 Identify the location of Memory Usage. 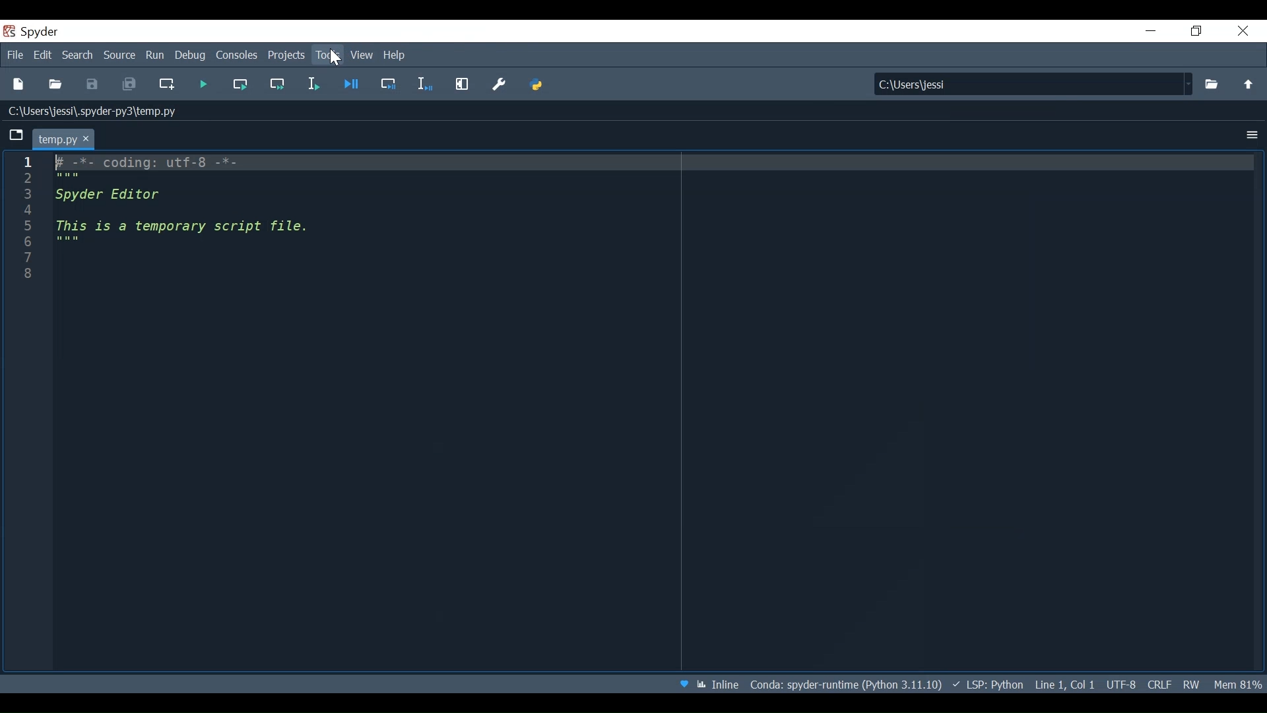
(1235, 684).